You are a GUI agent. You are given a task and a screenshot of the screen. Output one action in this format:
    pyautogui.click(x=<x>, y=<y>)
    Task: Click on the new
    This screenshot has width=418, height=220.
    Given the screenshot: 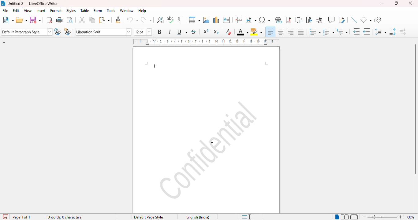 What is the action you would take?
    pyautogui.click(x=8, y=20)
    